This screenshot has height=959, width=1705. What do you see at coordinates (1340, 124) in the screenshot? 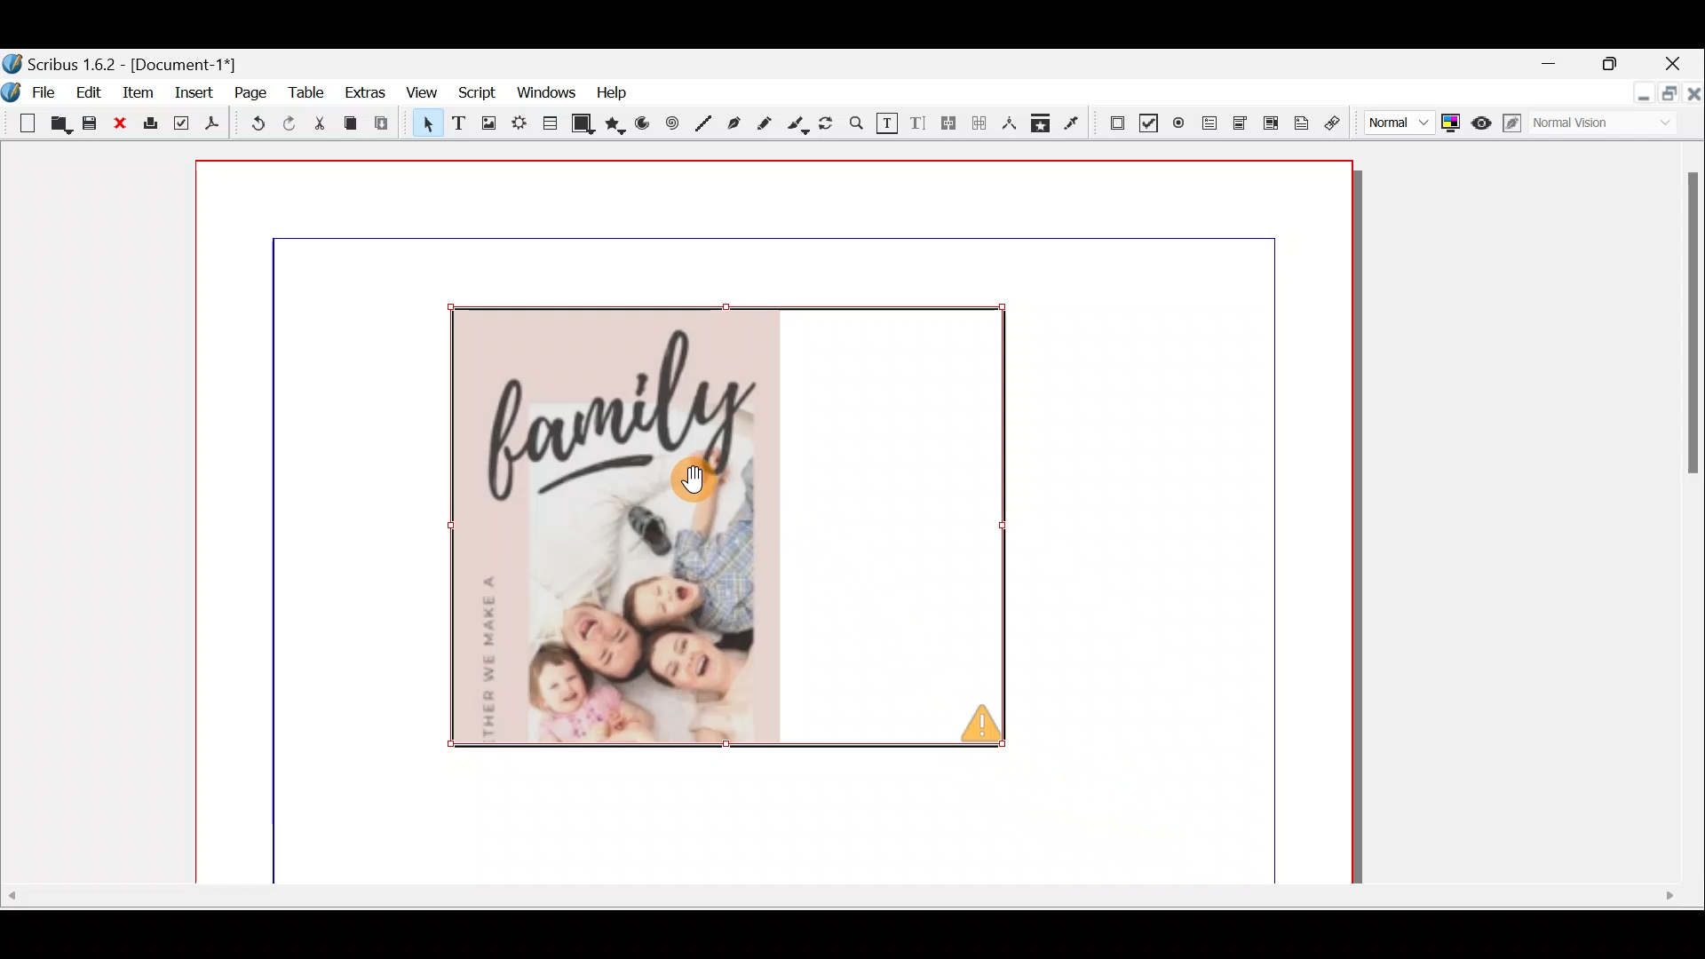
I see `Link annotation` at bounding box center [1340, 124].